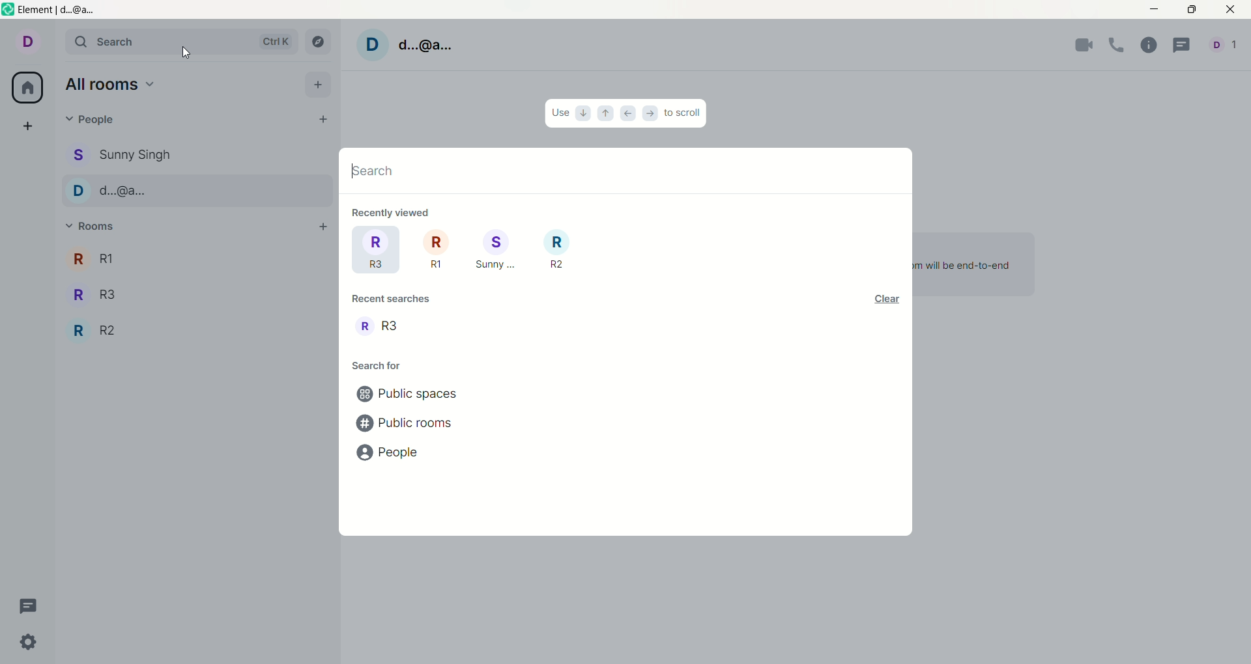 This screenshot has height=664, width=1251. Describe the element at coordinates (122, 154) in the screenshot. I see `people` at that location.